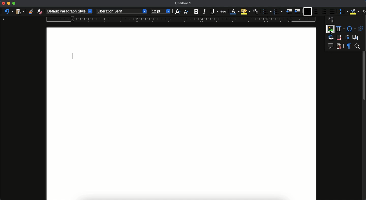 This screenshot has height=200, width=366. What do you see at coordinates (362, 28) in the screenshot?
I see `shapes` at bounding box center [362, 28].